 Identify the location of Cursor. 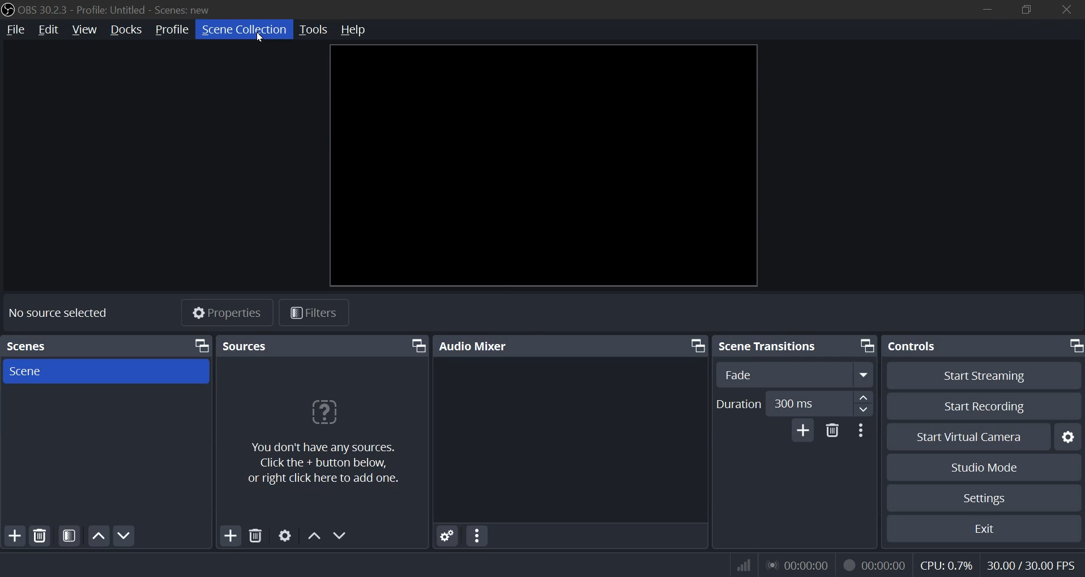
(259, 37).